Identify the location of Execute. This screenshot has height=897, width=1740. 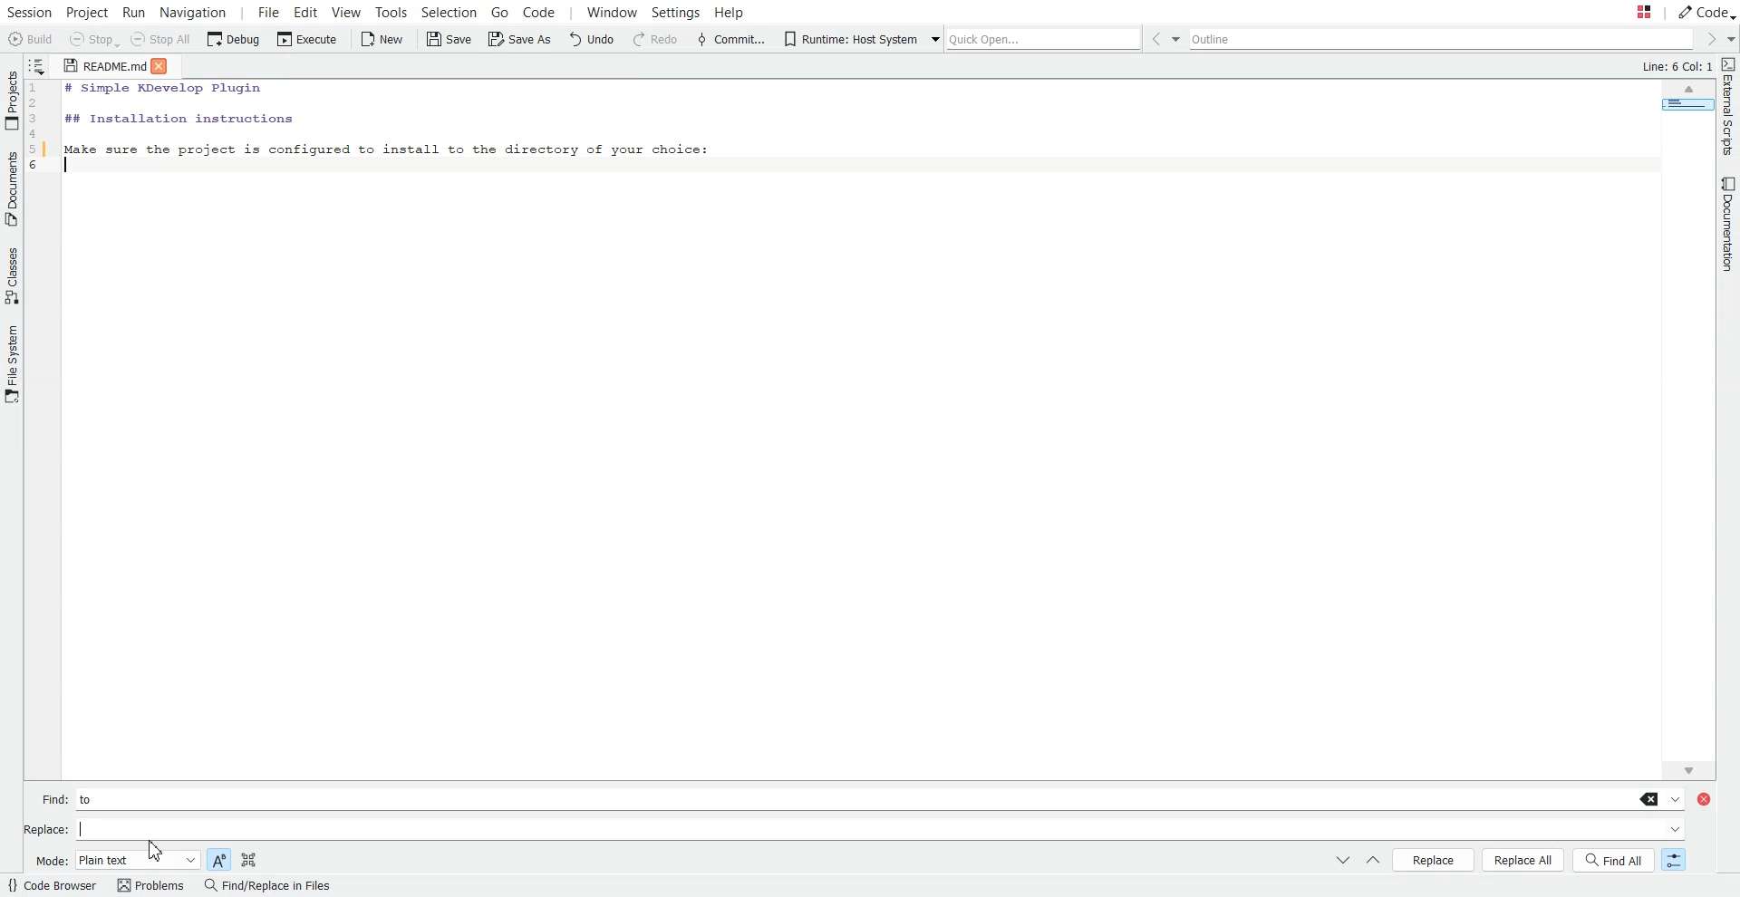
(304, 40).